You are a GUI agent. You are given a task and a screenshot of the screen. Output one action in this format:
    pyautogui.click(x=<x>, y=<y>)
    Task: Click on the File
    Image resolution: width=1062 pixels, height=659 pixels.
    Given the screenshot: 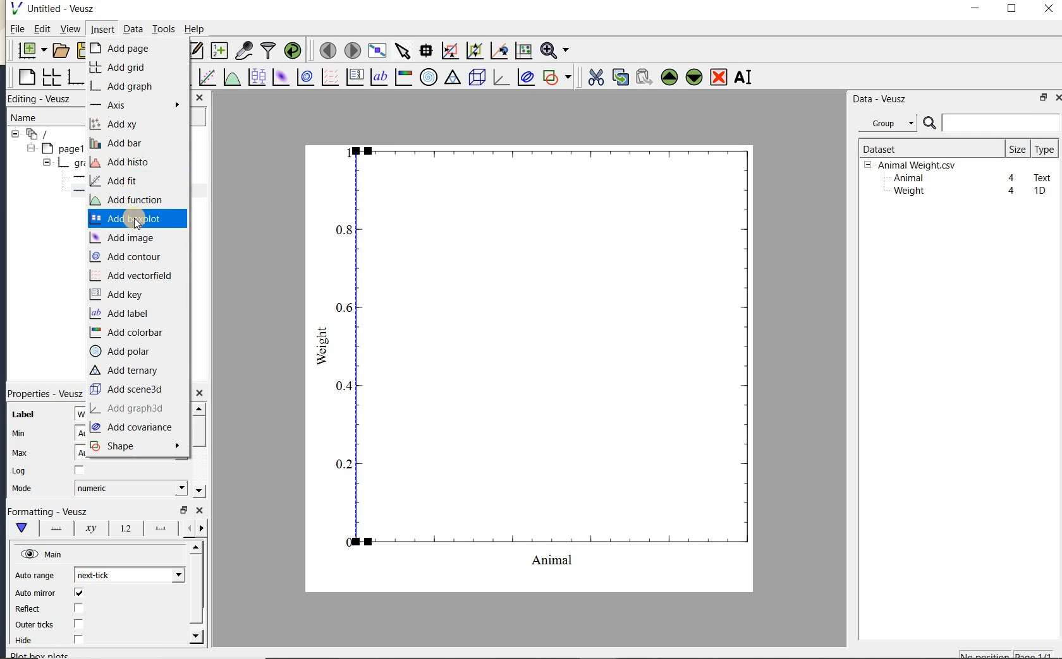 What is the action you would take?
    pyautogui.click(x=18, y=29)
    